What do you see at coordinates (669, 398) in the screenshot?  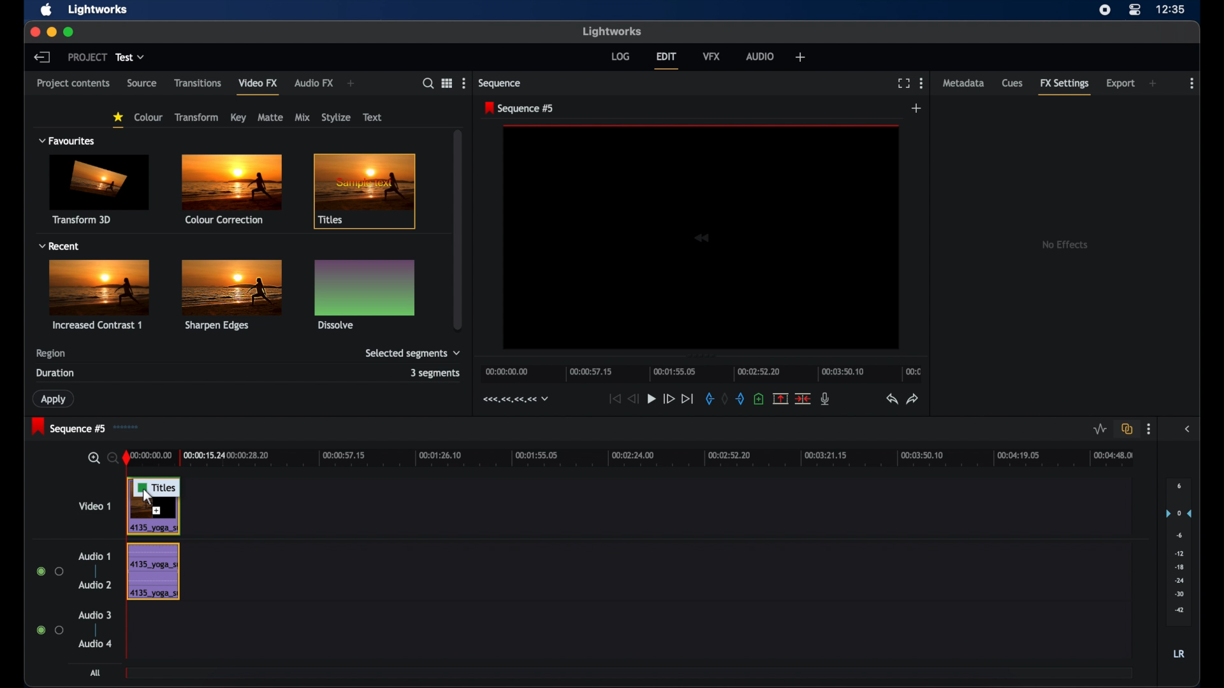 I see `fast forward` at bounding box center [669, 398].